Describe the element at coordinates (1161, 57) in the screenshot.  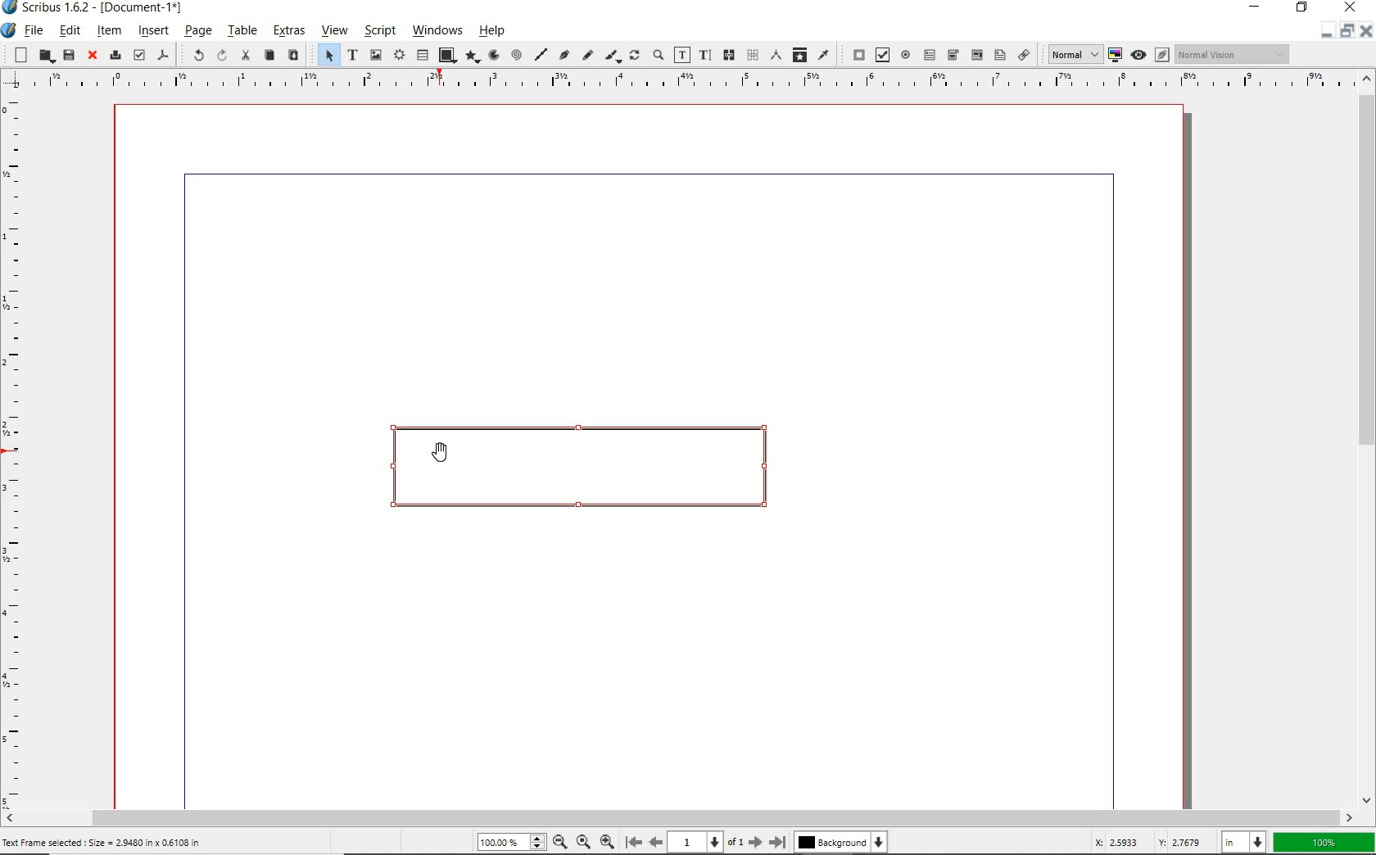
I see `Edit in preview mode` at that location.